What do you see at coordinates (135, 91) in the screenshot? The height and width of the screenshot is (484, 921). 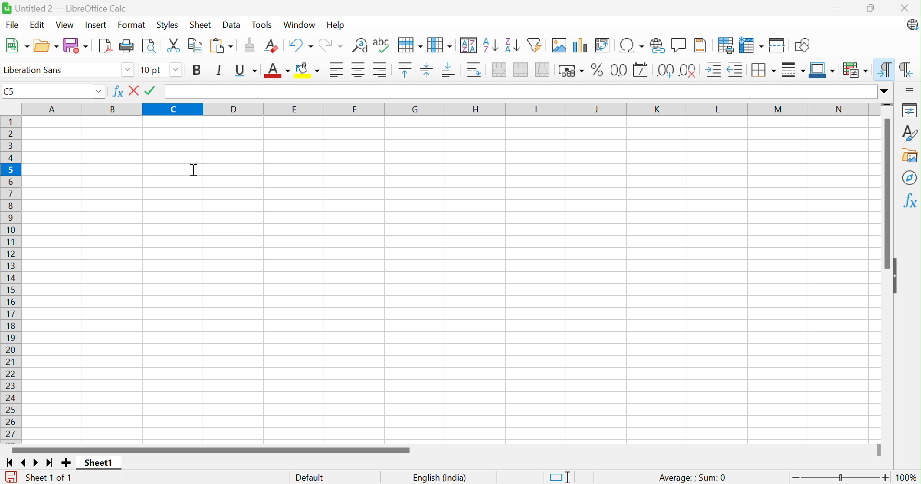 I see `Close` at bounding box center [135, 91].